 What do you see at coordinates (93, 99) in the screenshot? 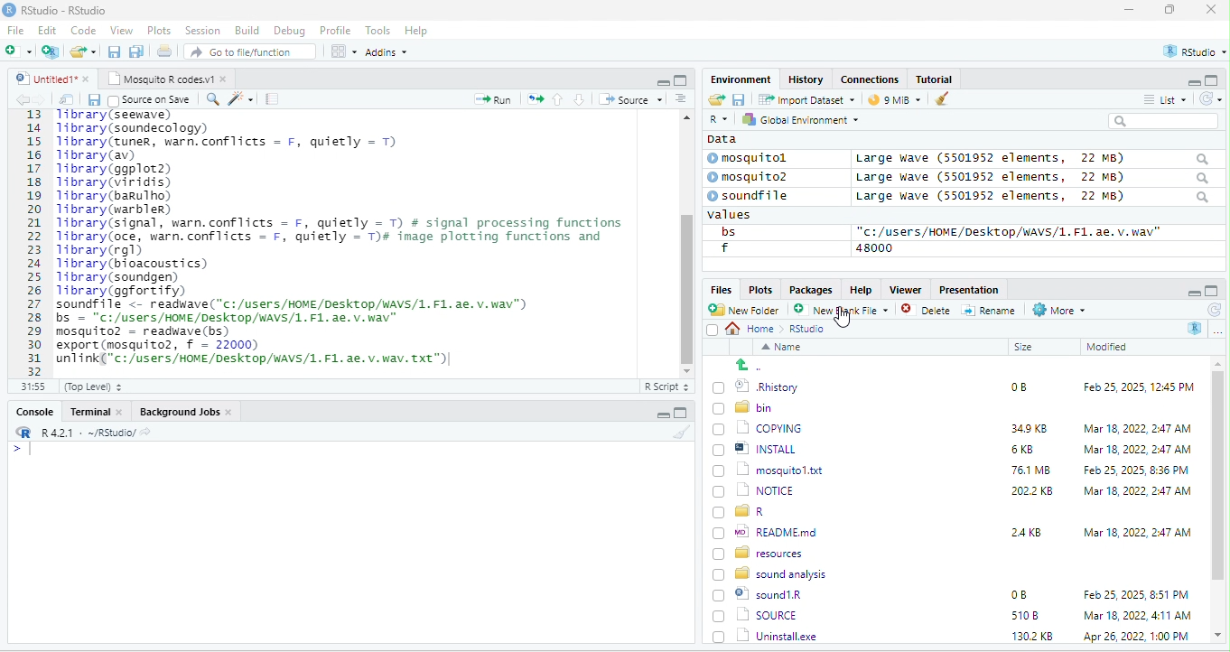
I see `save` at bounding box center [93, 99].